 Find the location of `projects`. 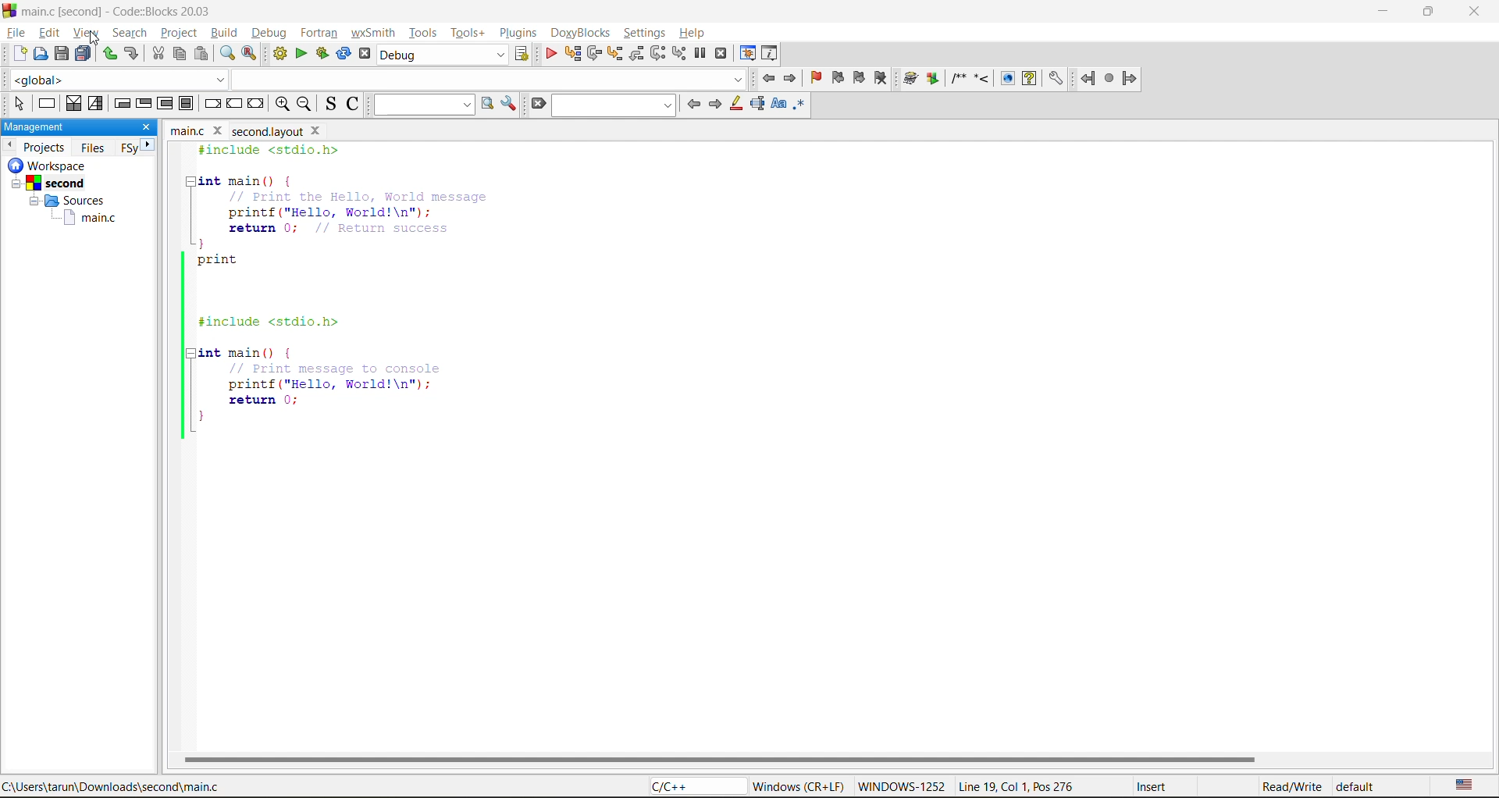

projects is located at coordinates (47, 146).